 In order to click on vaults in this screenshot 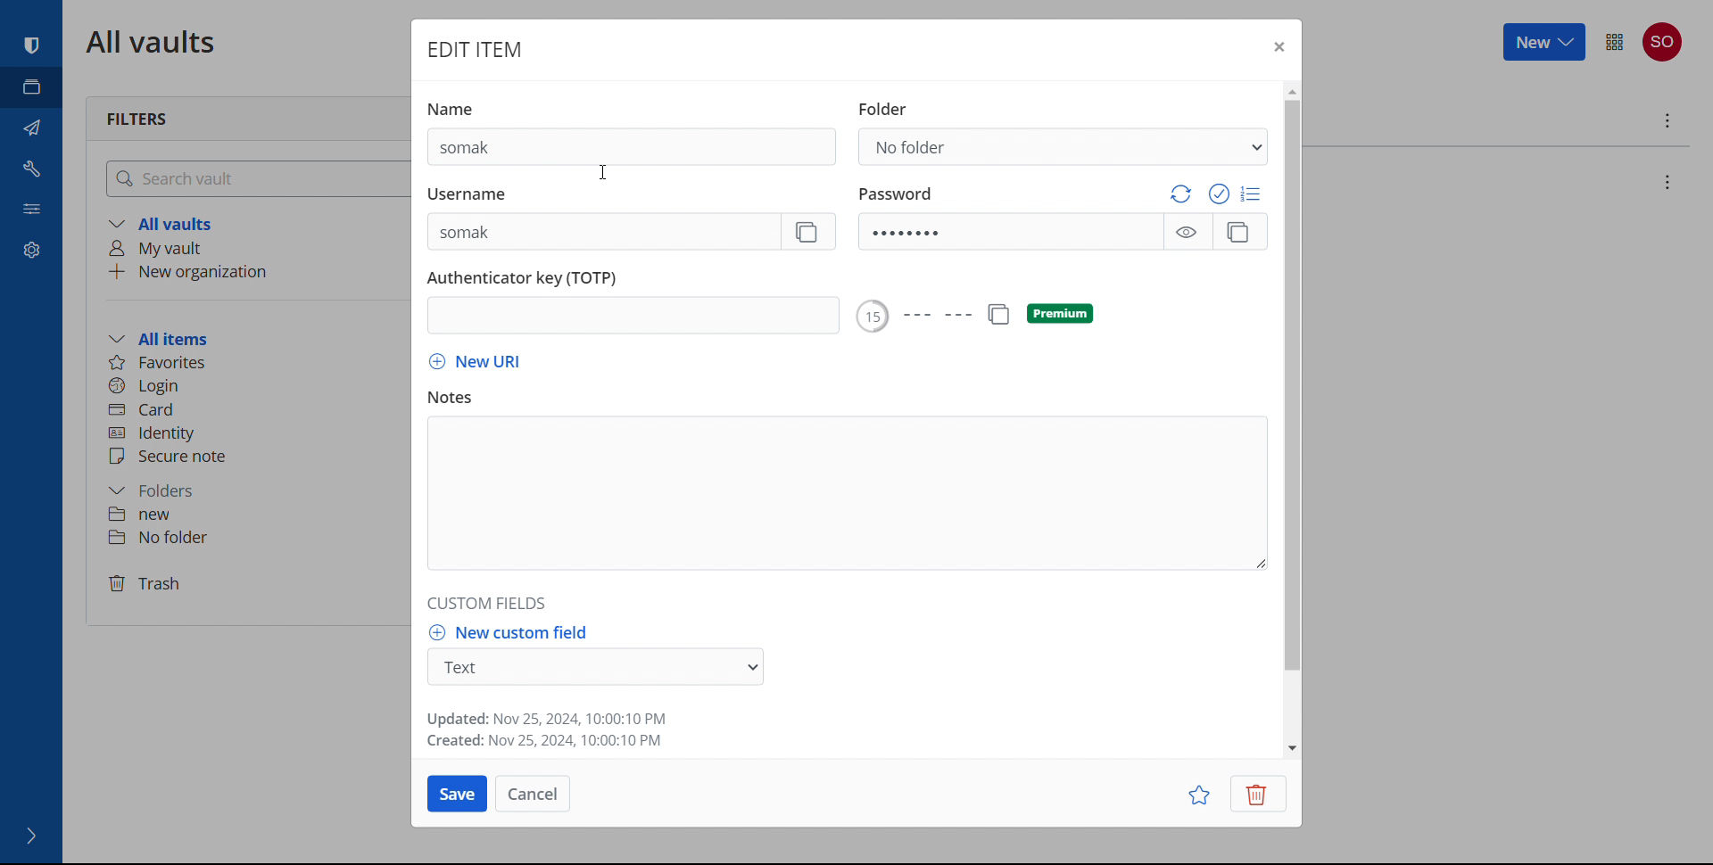, I will do `click(31, 87)`.